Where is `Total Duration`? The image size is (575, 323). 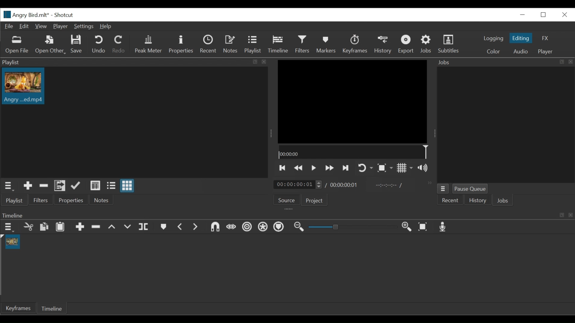 Total Duration is located at coordinates (345, 185).